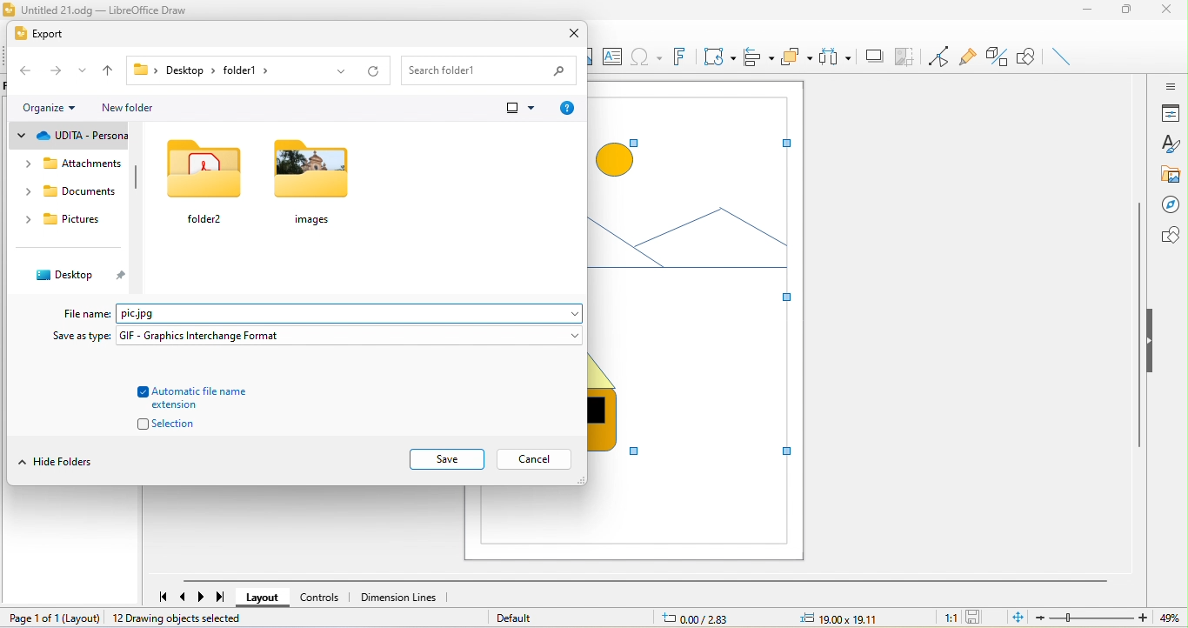 The image size is (1188, 628). Describe the element at coordinates (203, 597) in the screenshot. I see `next` at that location.